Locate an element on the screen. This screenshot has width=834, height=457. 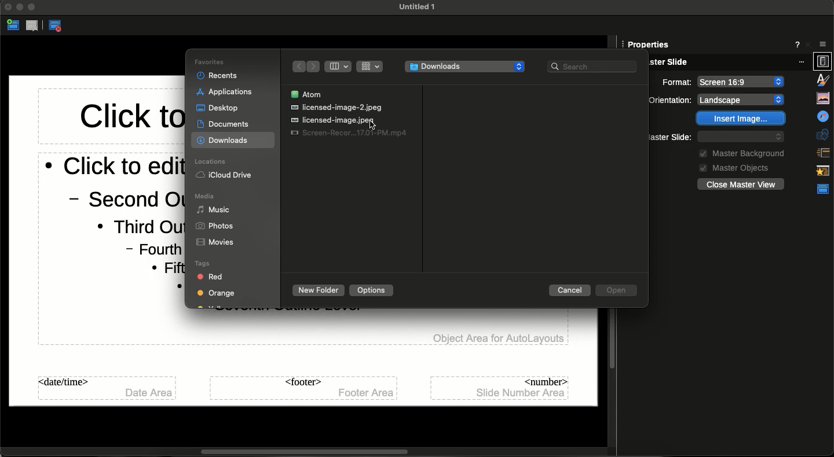
Music is located at coordinates (212, 211).